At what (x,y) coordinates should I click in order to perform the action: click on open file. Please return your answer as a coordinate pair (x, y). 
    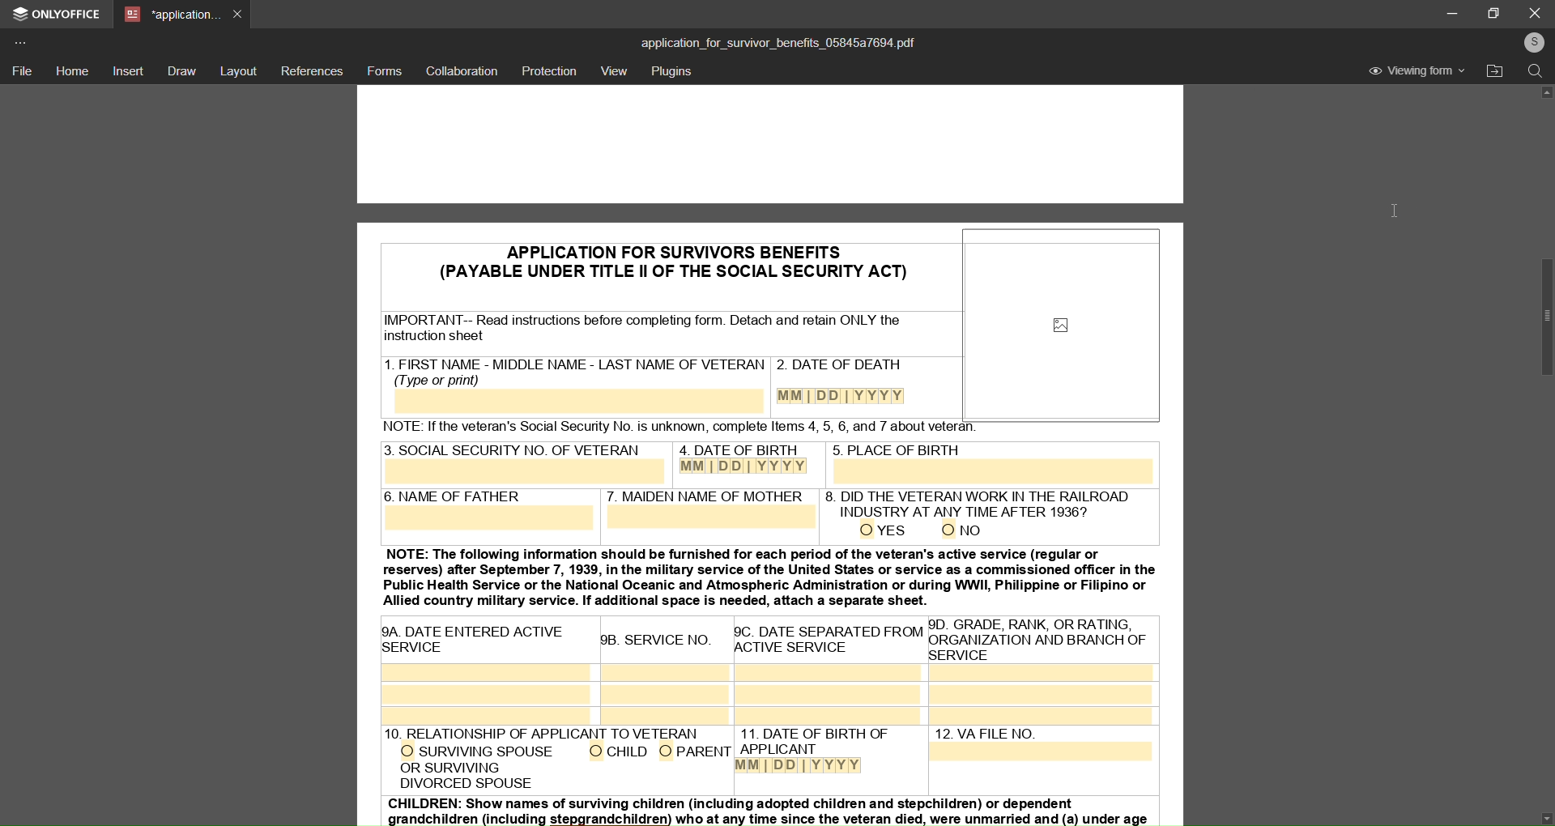
    Looking at the image, I should click on (1496, 72).